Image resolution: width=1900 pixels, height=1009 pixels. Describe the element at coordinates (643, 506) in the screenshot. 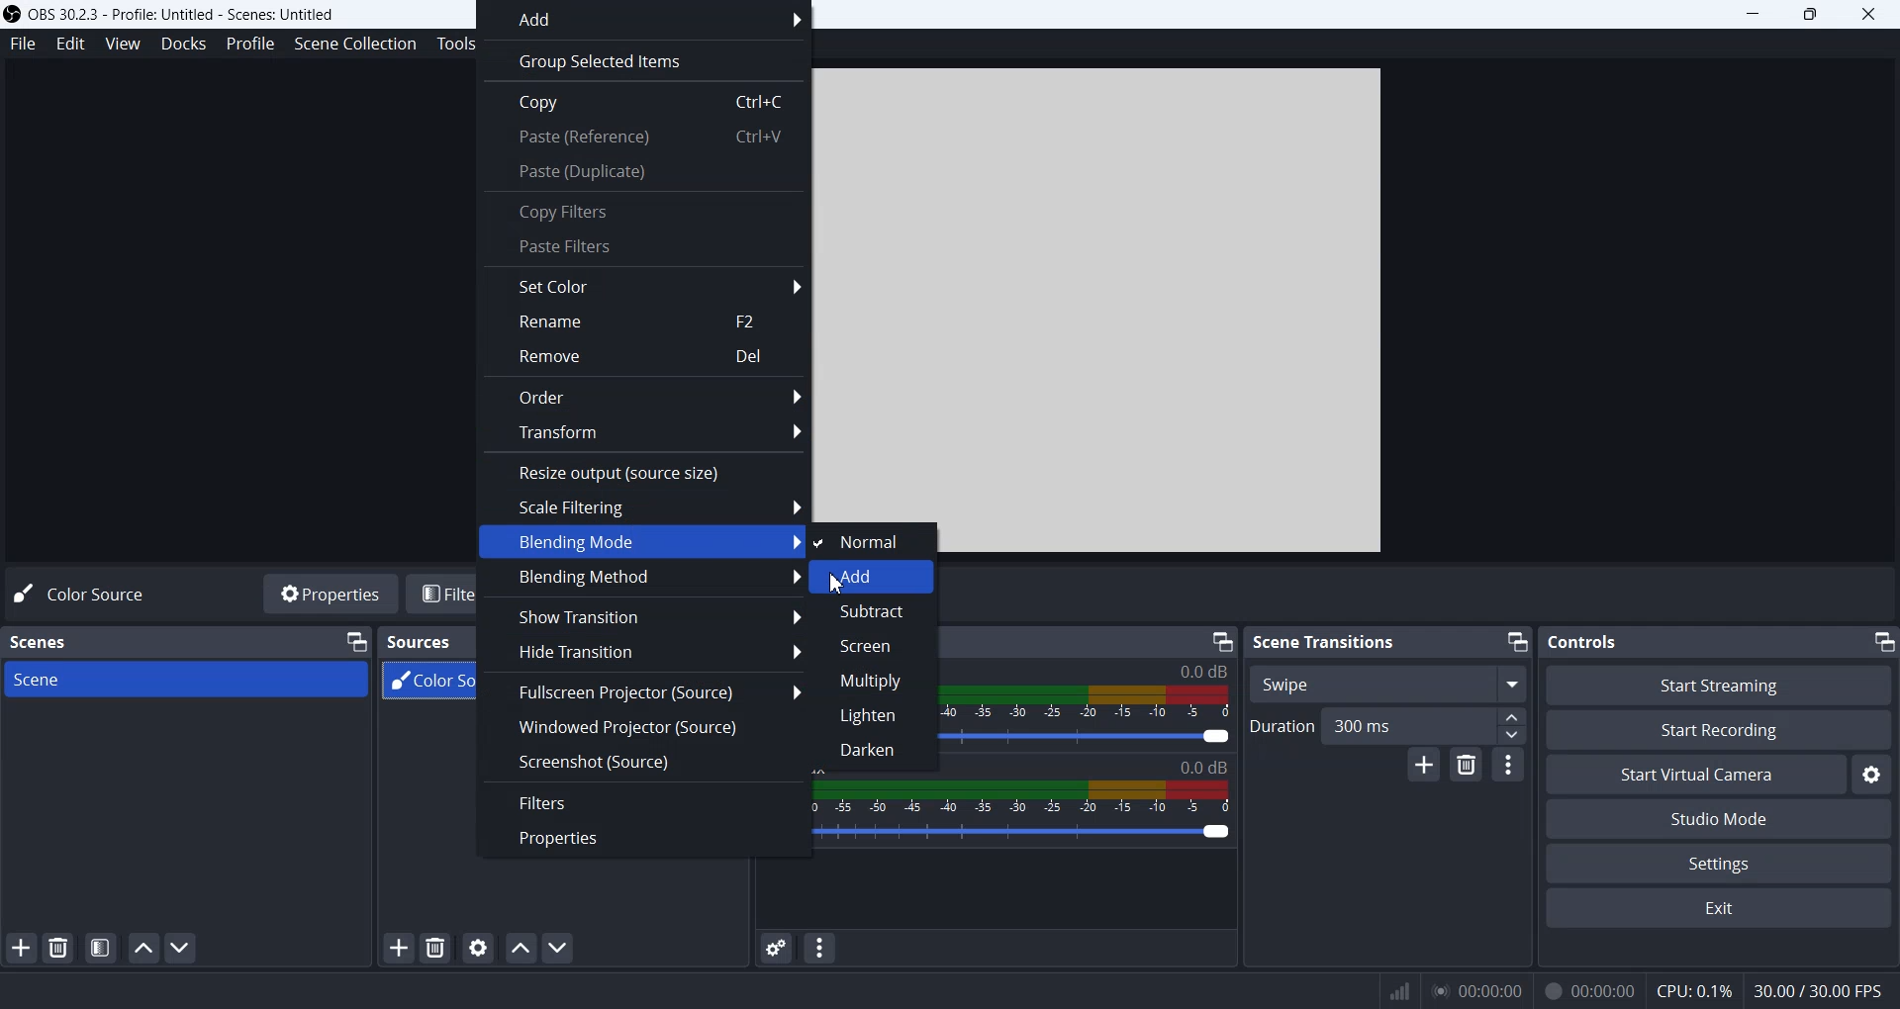

I see `Scale Filtering` at that location.